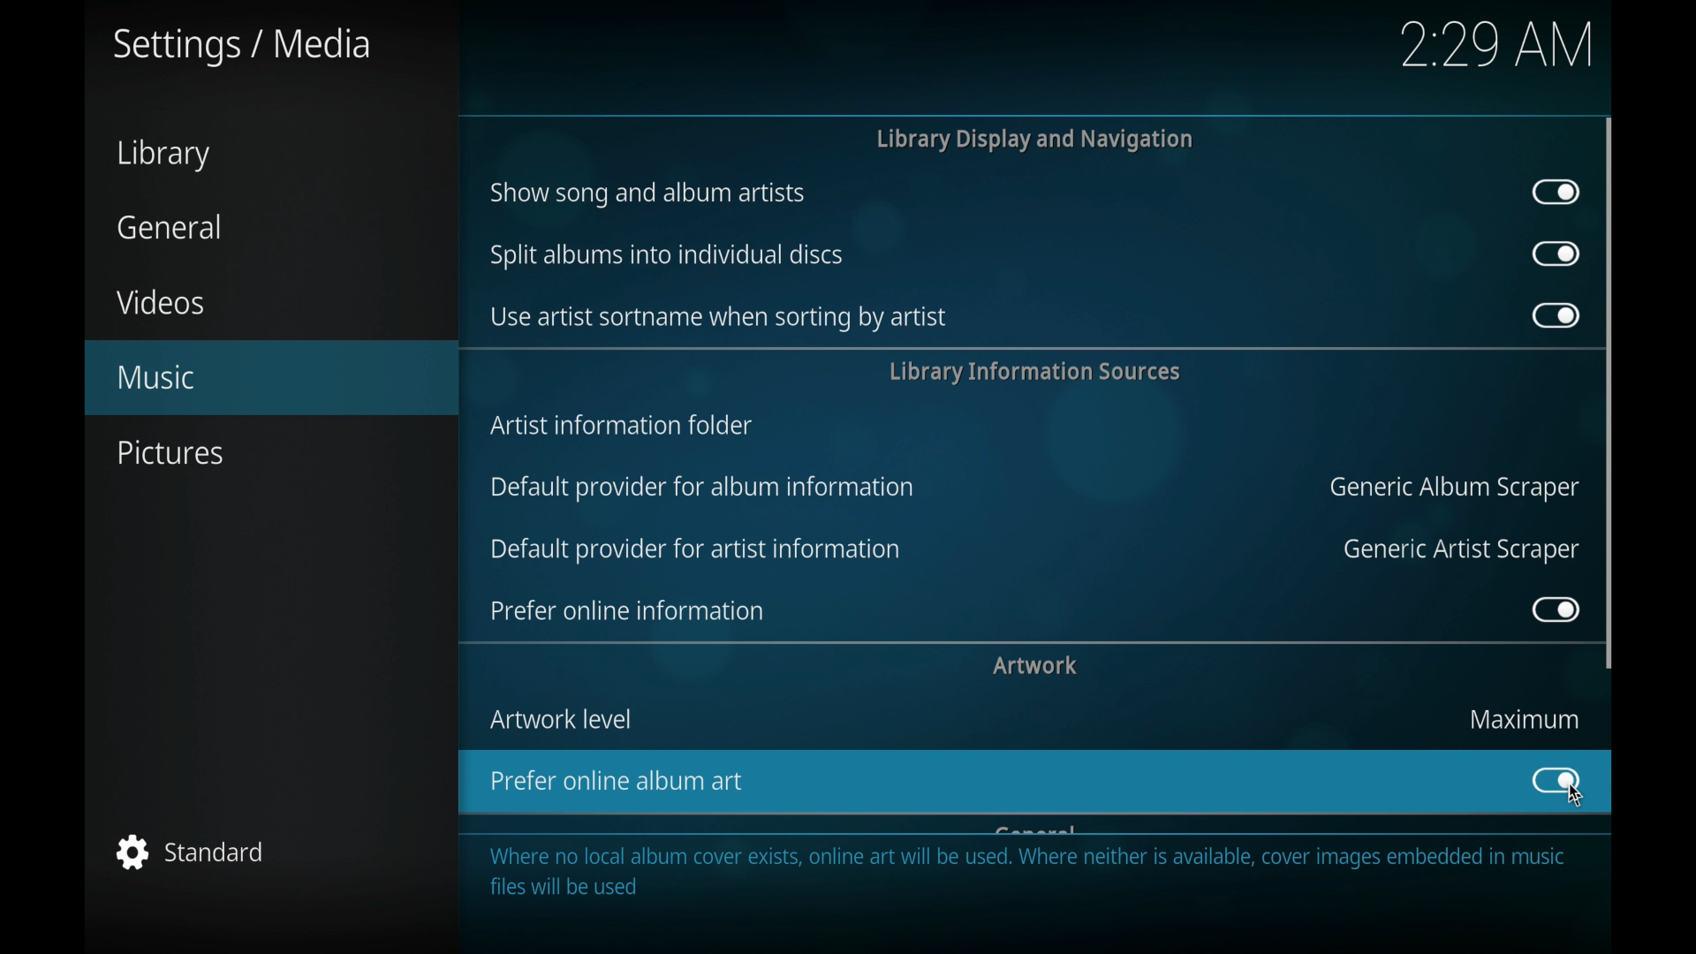  What do you see at coordinates (695, 549) in the screenshot?
I see `default provider for artist information` at bounding box center [695, 549].